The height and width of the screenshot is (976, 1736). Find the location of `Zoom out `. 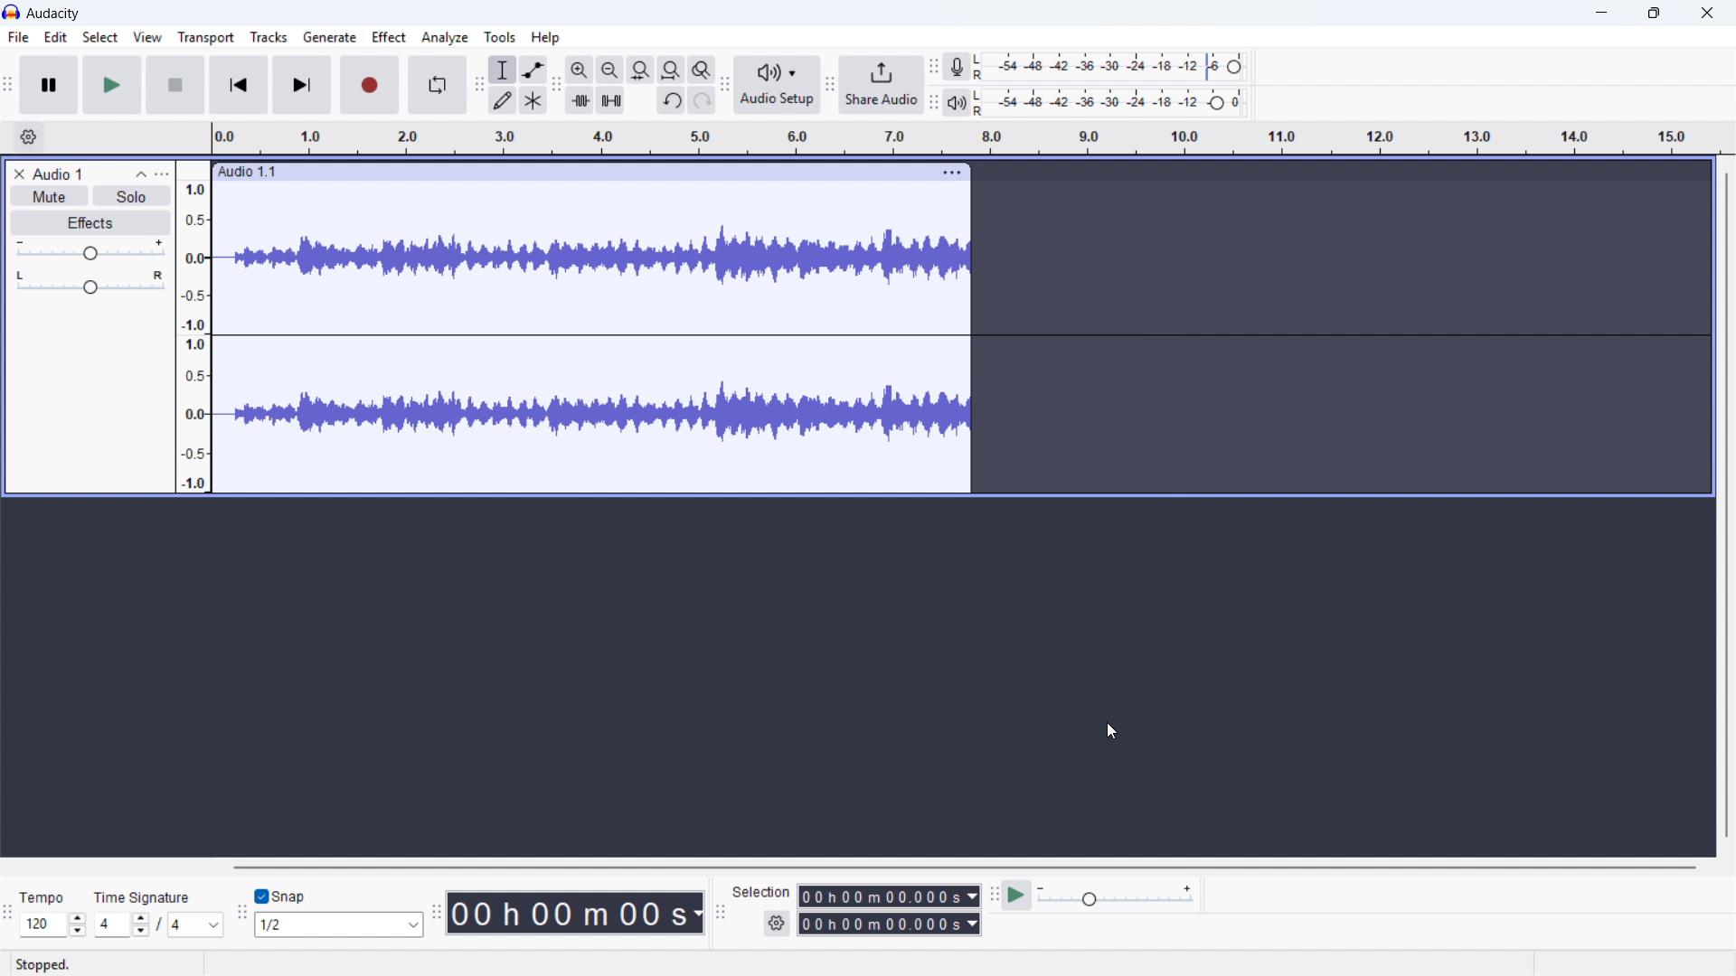

Zoom out  is located at coordinates (610, 69).